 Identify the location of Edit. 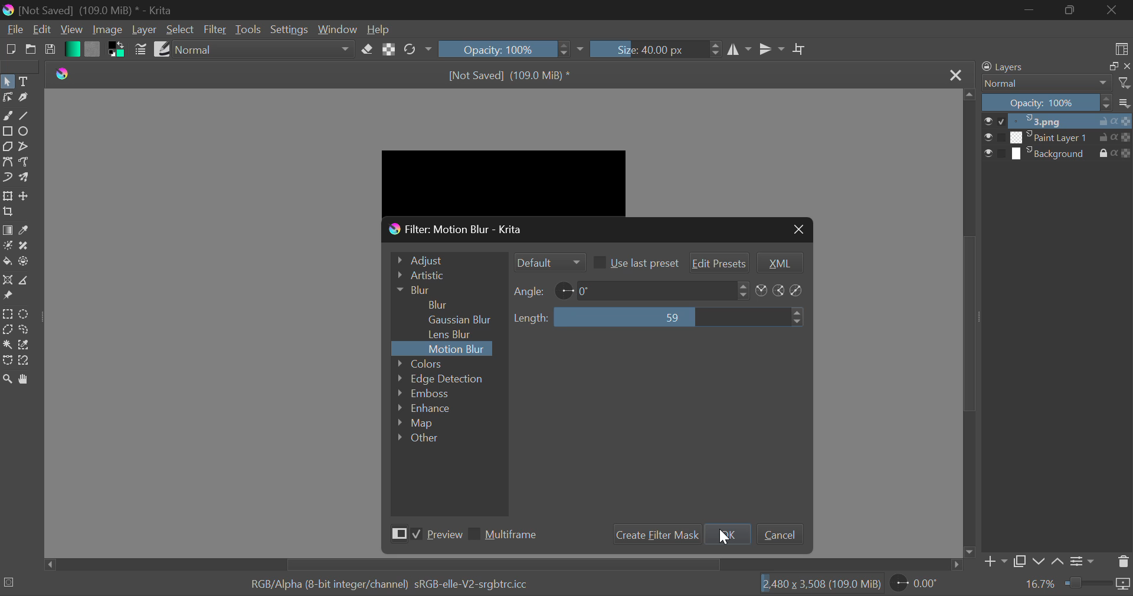
(42, 30).